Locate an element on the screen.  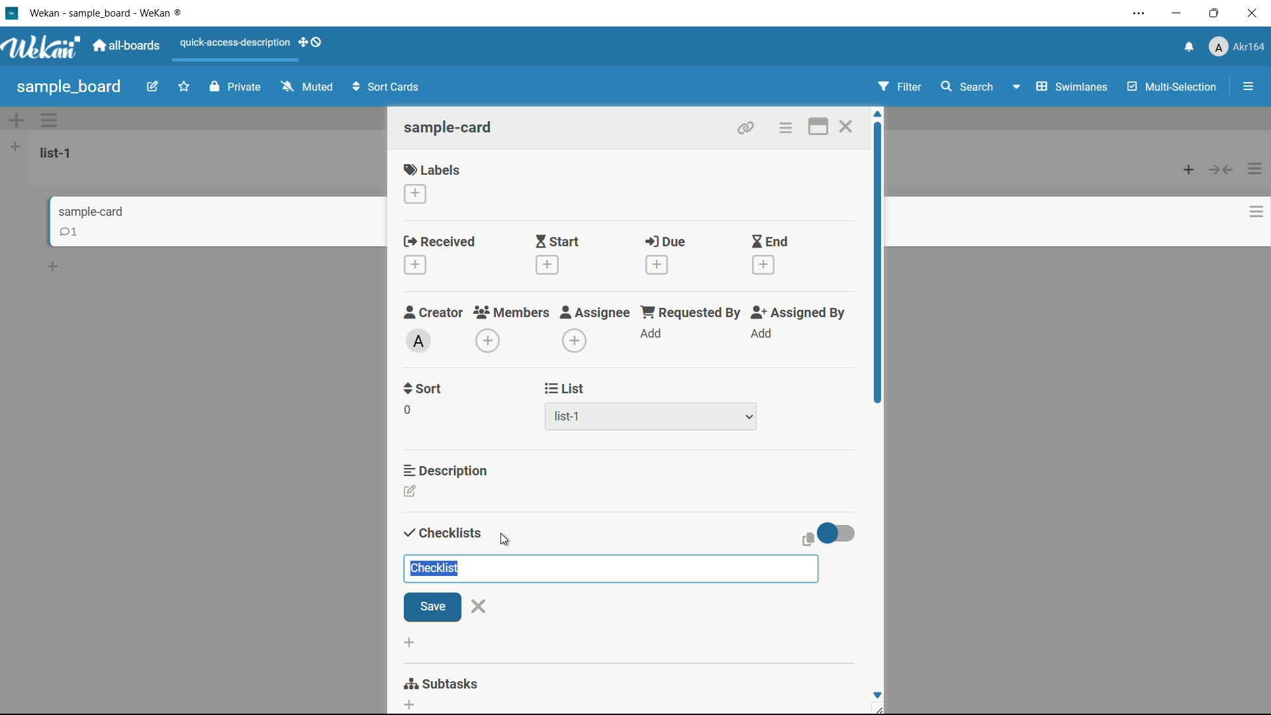
add is located at coordinates (763, 333).